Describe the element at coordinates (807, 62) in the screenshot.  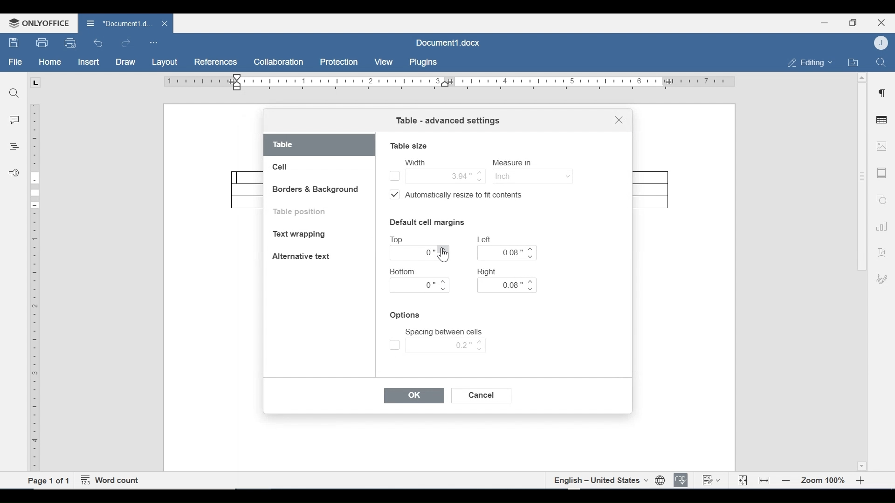
I see `Editing` at that location.